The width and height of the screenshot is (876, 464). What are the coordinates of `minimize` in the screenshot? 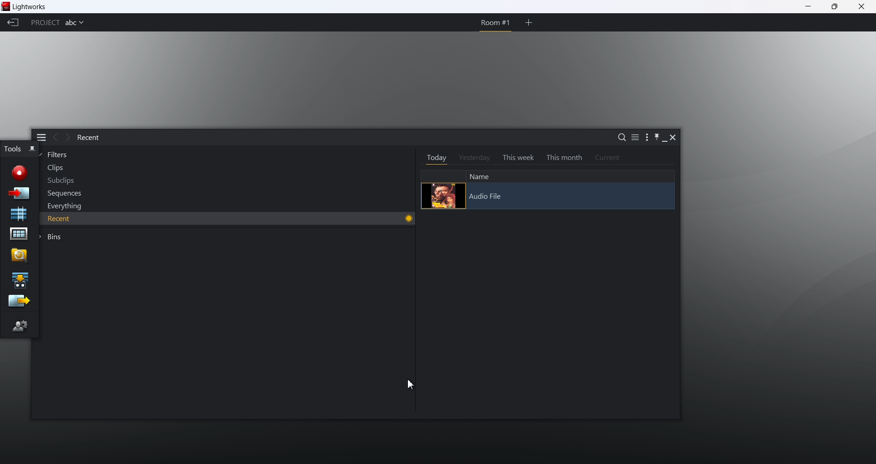 It's located at (664, 139).